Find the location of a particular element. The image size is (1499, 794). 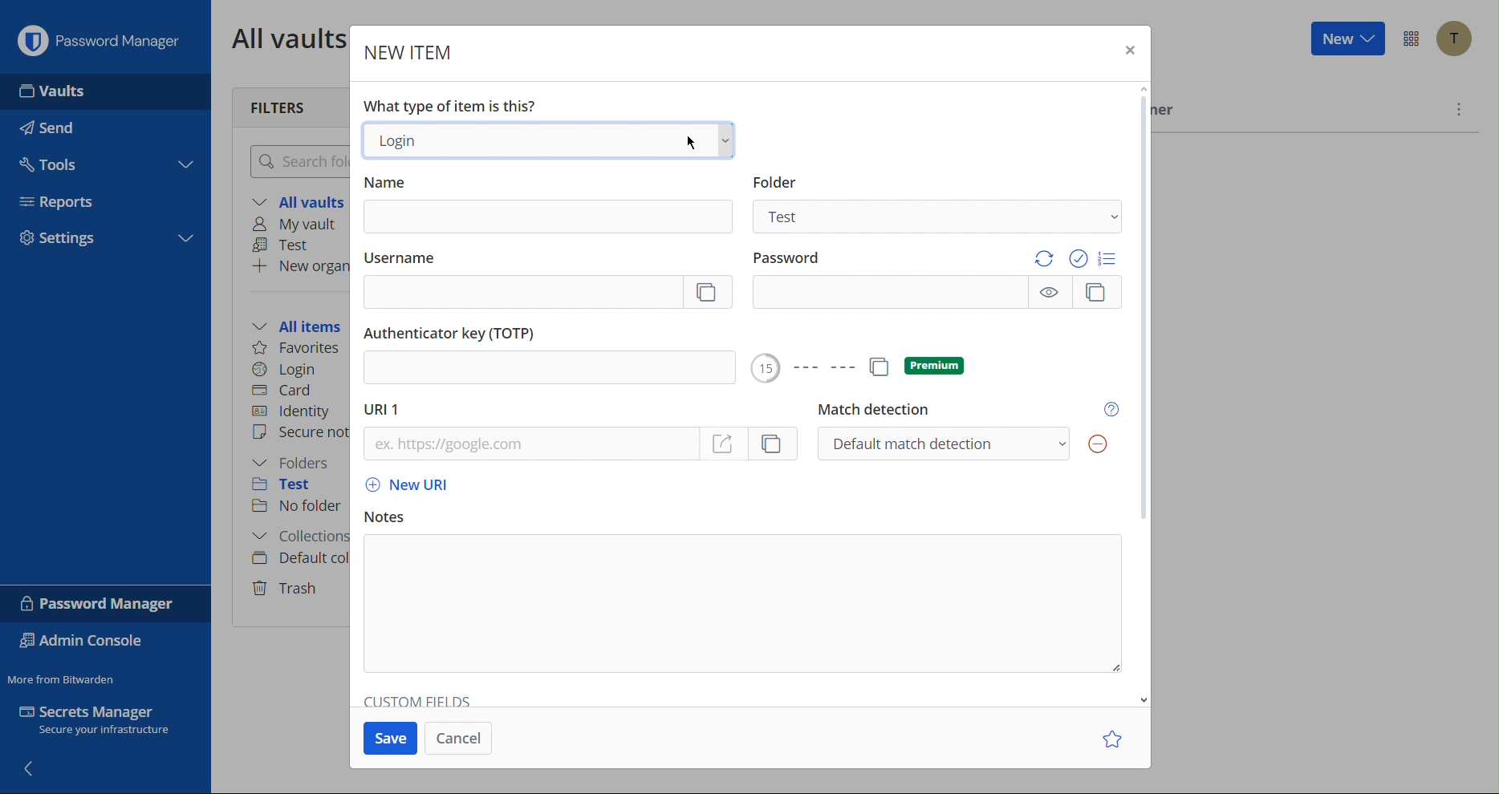

Secrets Manager is located at coordinates (98, 718).